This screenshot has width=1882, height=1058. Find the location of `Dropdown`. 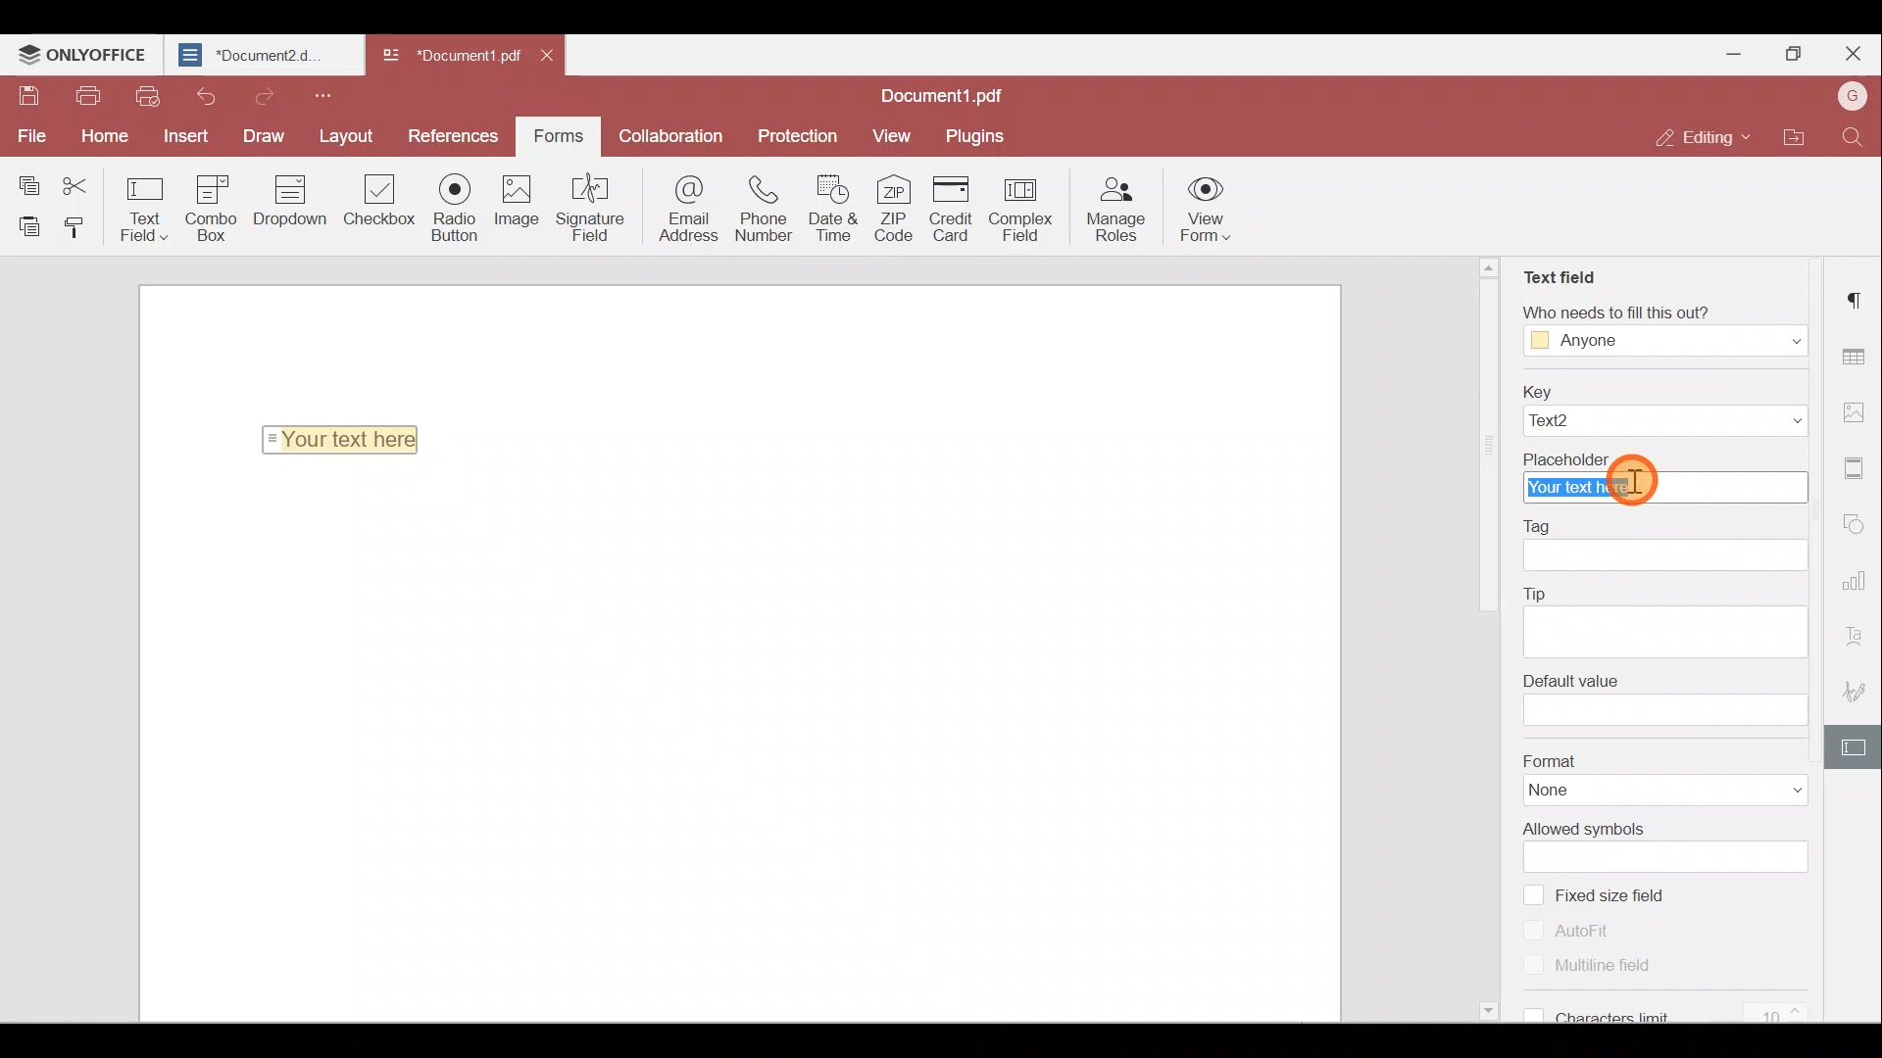

Dropdown is located at coordinates (1757, 421).